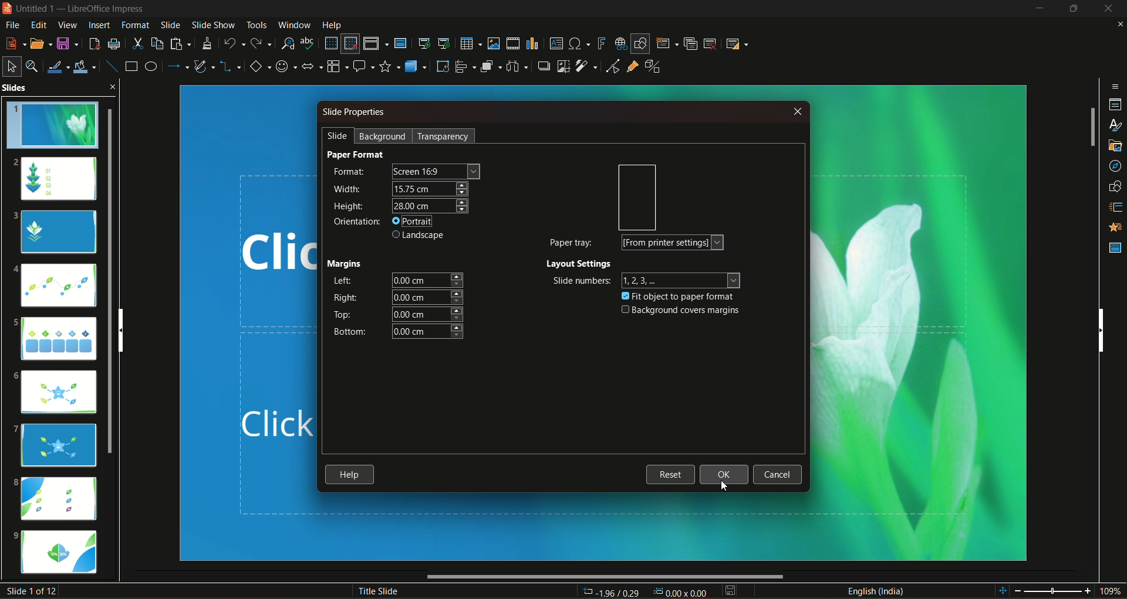 The width and height of the screenshot is (1127, 599). I want to click on vertical slide bar, so click(1091, 128).